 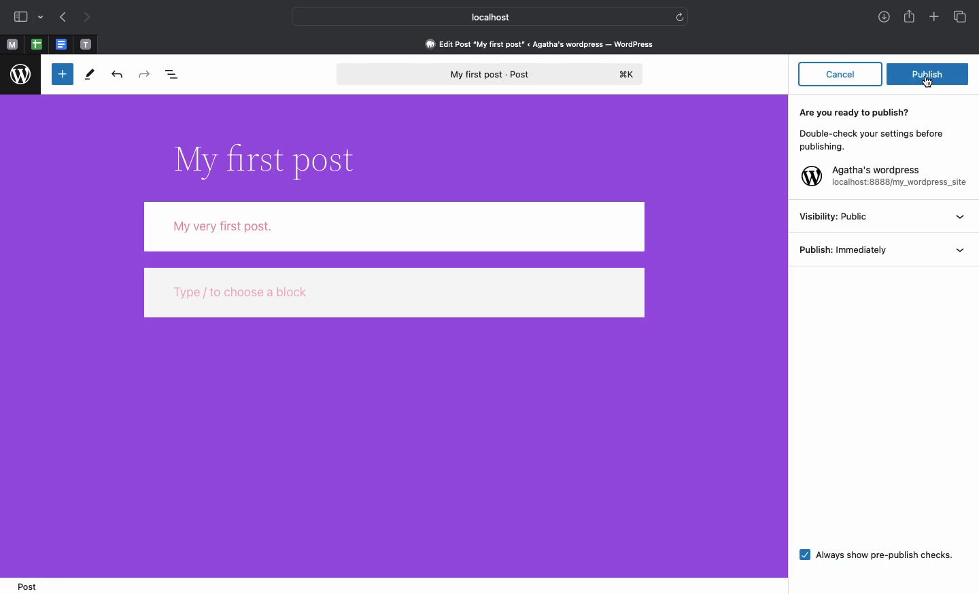 I want to click on My first post, so click(x=492, y=75).